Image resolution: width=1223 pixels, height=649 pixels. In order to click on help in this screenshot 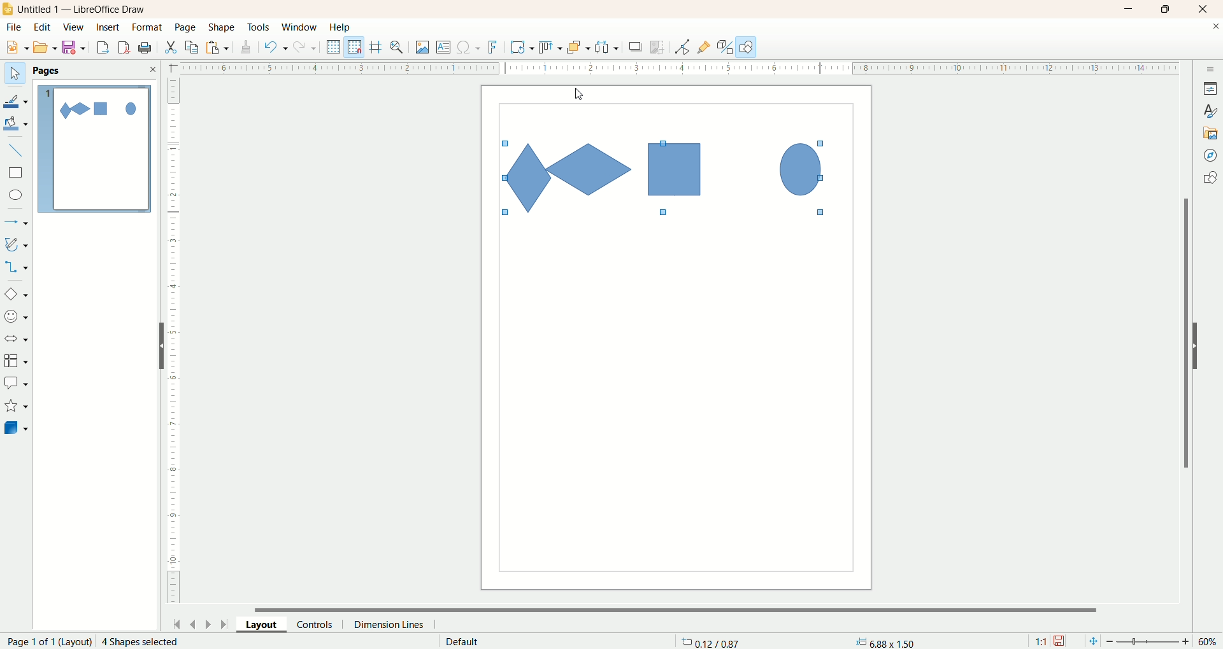, I will do `click(341, 27)`.